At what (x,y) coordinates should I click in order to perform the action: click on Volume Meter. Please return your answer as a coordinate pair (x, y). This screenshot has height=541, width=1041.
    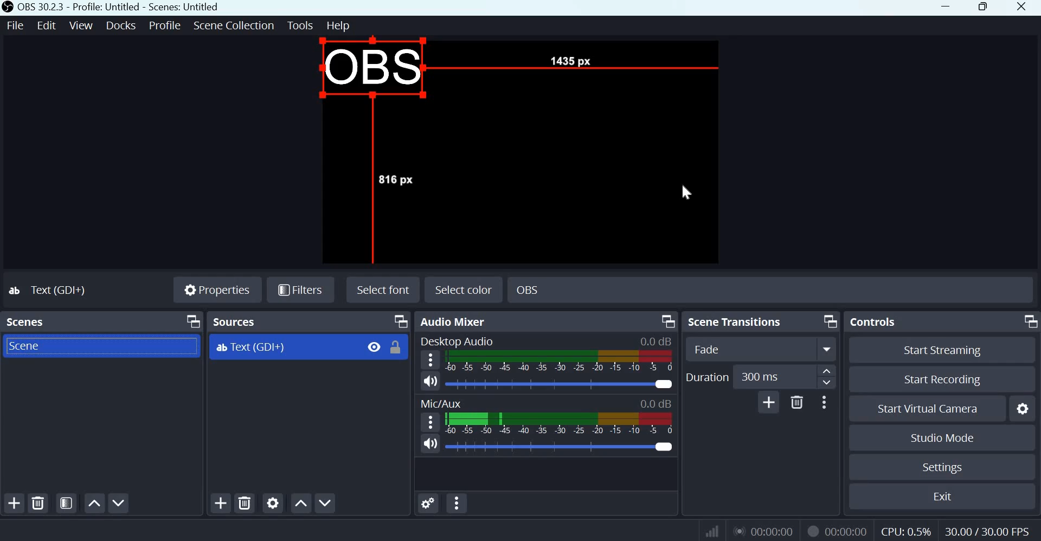
    Looking at the image, I should click on (560, 426).